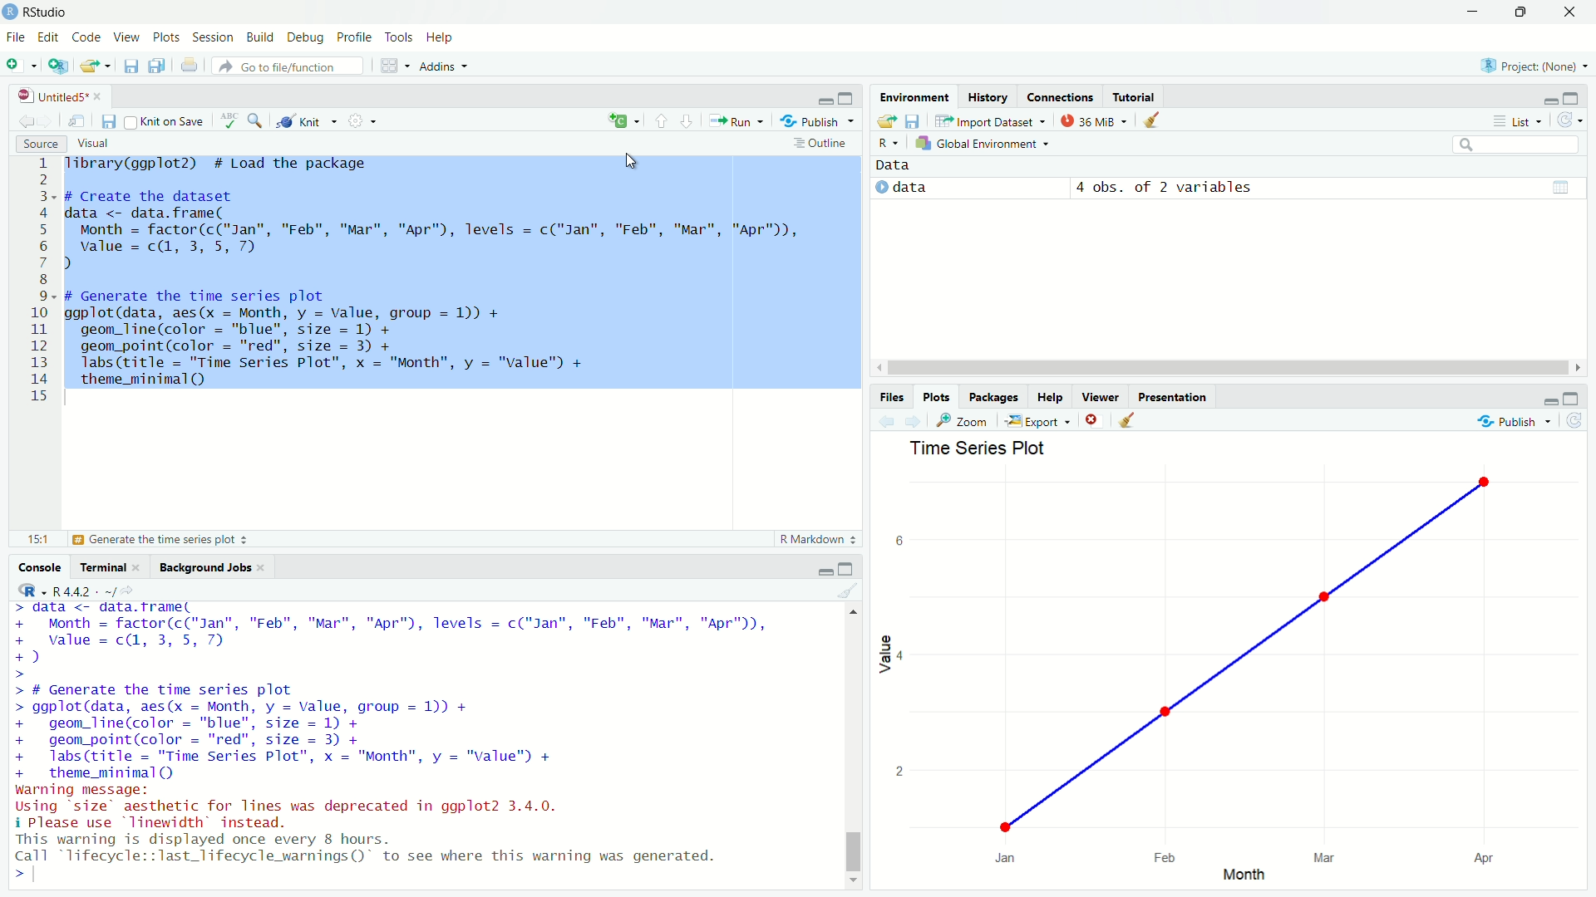  Describe the element at coordinates (1037, 420) in the screenshot. I see `export` at that location.